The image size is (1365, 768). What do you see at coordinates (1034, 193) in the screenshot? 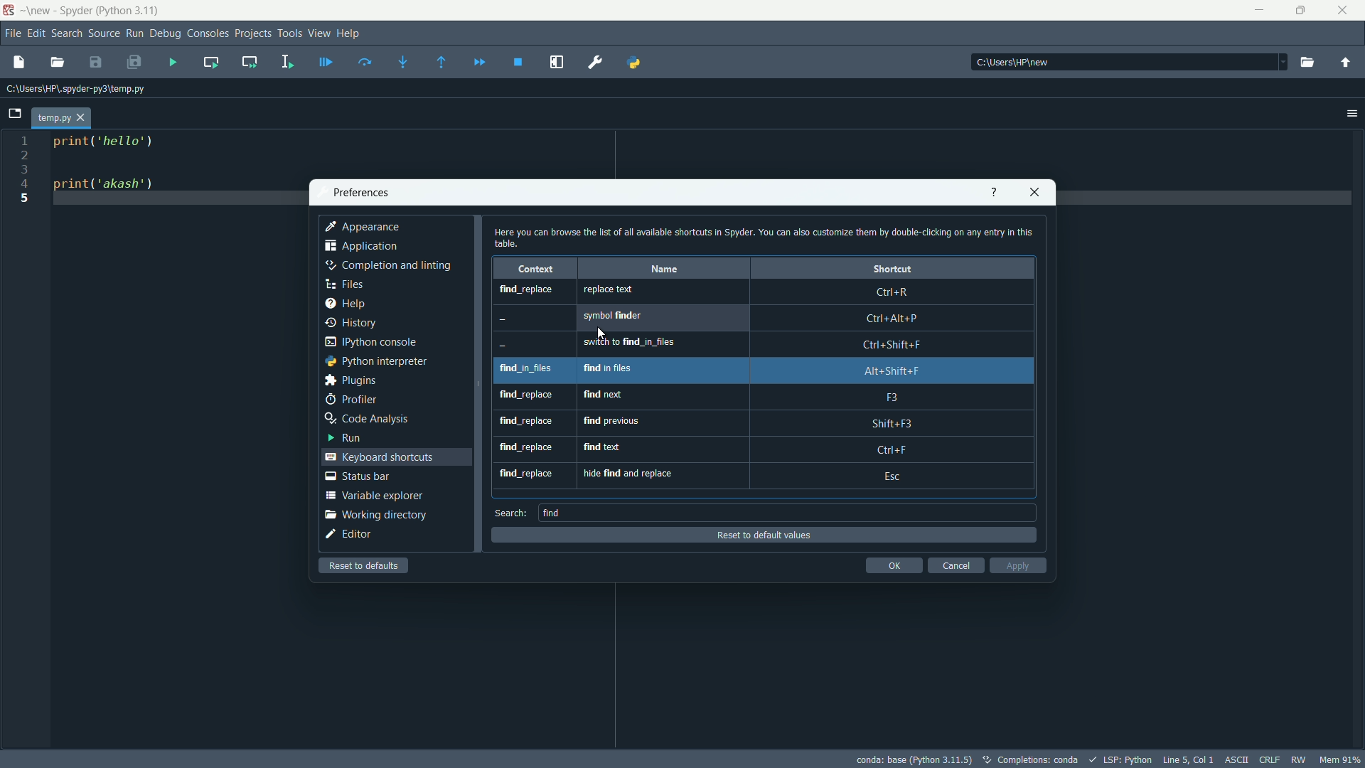
I see `close app` at bounding box center [1034, 193].